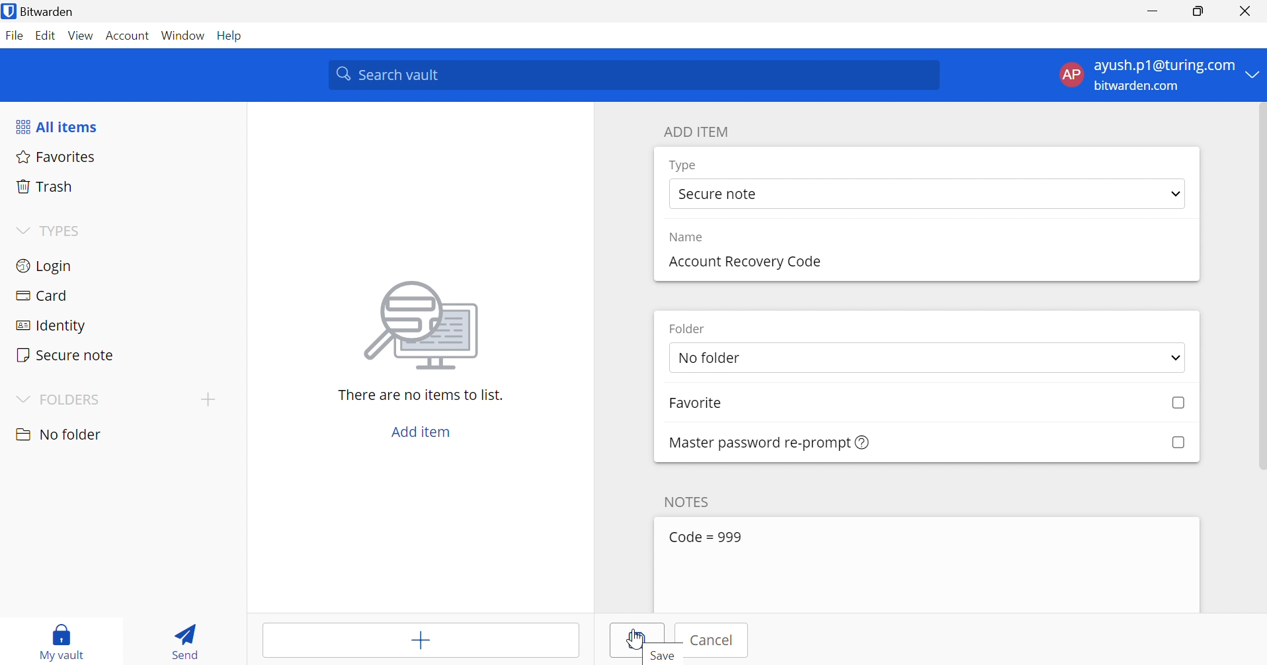 The width and height of the screenshot is (1267, 665). Describe the element at coordinates (420, 395) in the screenshot. I see `There are no items to list` at that location.